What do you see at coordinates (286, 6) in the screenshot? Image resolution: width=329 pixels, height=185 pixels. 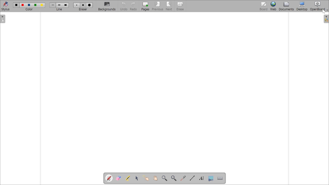 I see `Documents` at bounding box center [286, 6].